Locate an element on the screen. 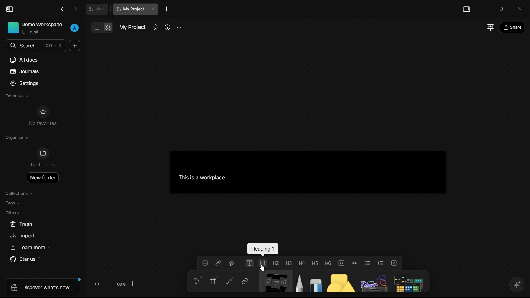  new document is located at coordinates (74, 46).